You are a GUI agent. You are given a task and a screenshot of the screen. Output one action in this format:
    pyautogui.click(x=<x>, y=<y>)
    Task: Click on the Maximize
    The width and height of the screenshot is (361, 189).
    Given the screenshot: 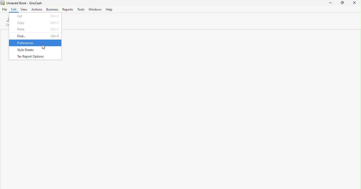 What is the action you would take?
    pyautogui.click(x=344, y=3)
    